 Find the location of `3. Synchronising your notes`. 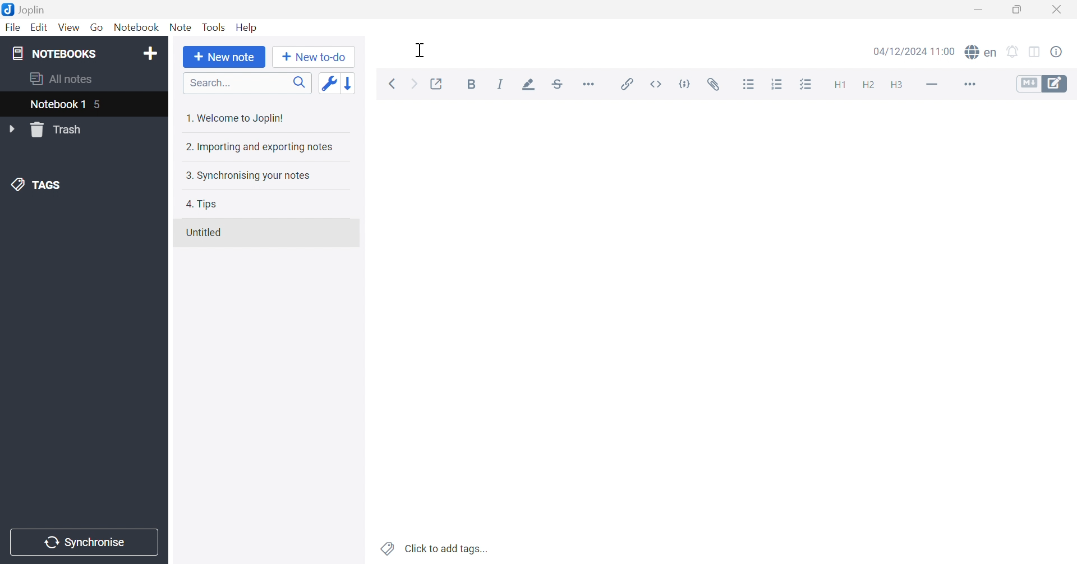

3. Synchronising your notes is located at coordinates (250, 176).